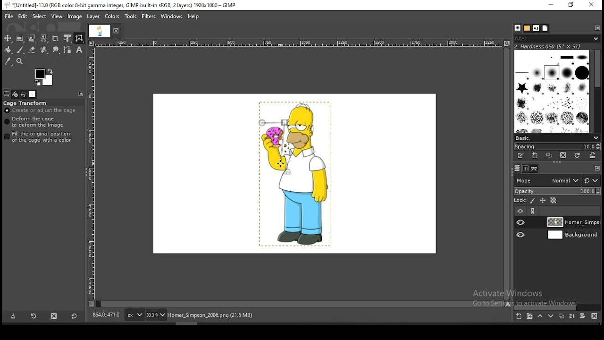 Image resolution: width=604 pixels, height=340 pixels. I want to click on configure this tab, so click(598, 28).